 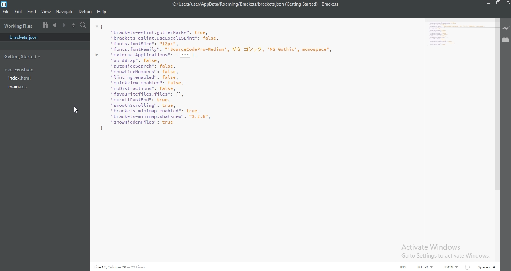 What do you see at coordinates (506, 41) in the screenshot?
I see `Extension Manager` at bounding box center [506, 41].